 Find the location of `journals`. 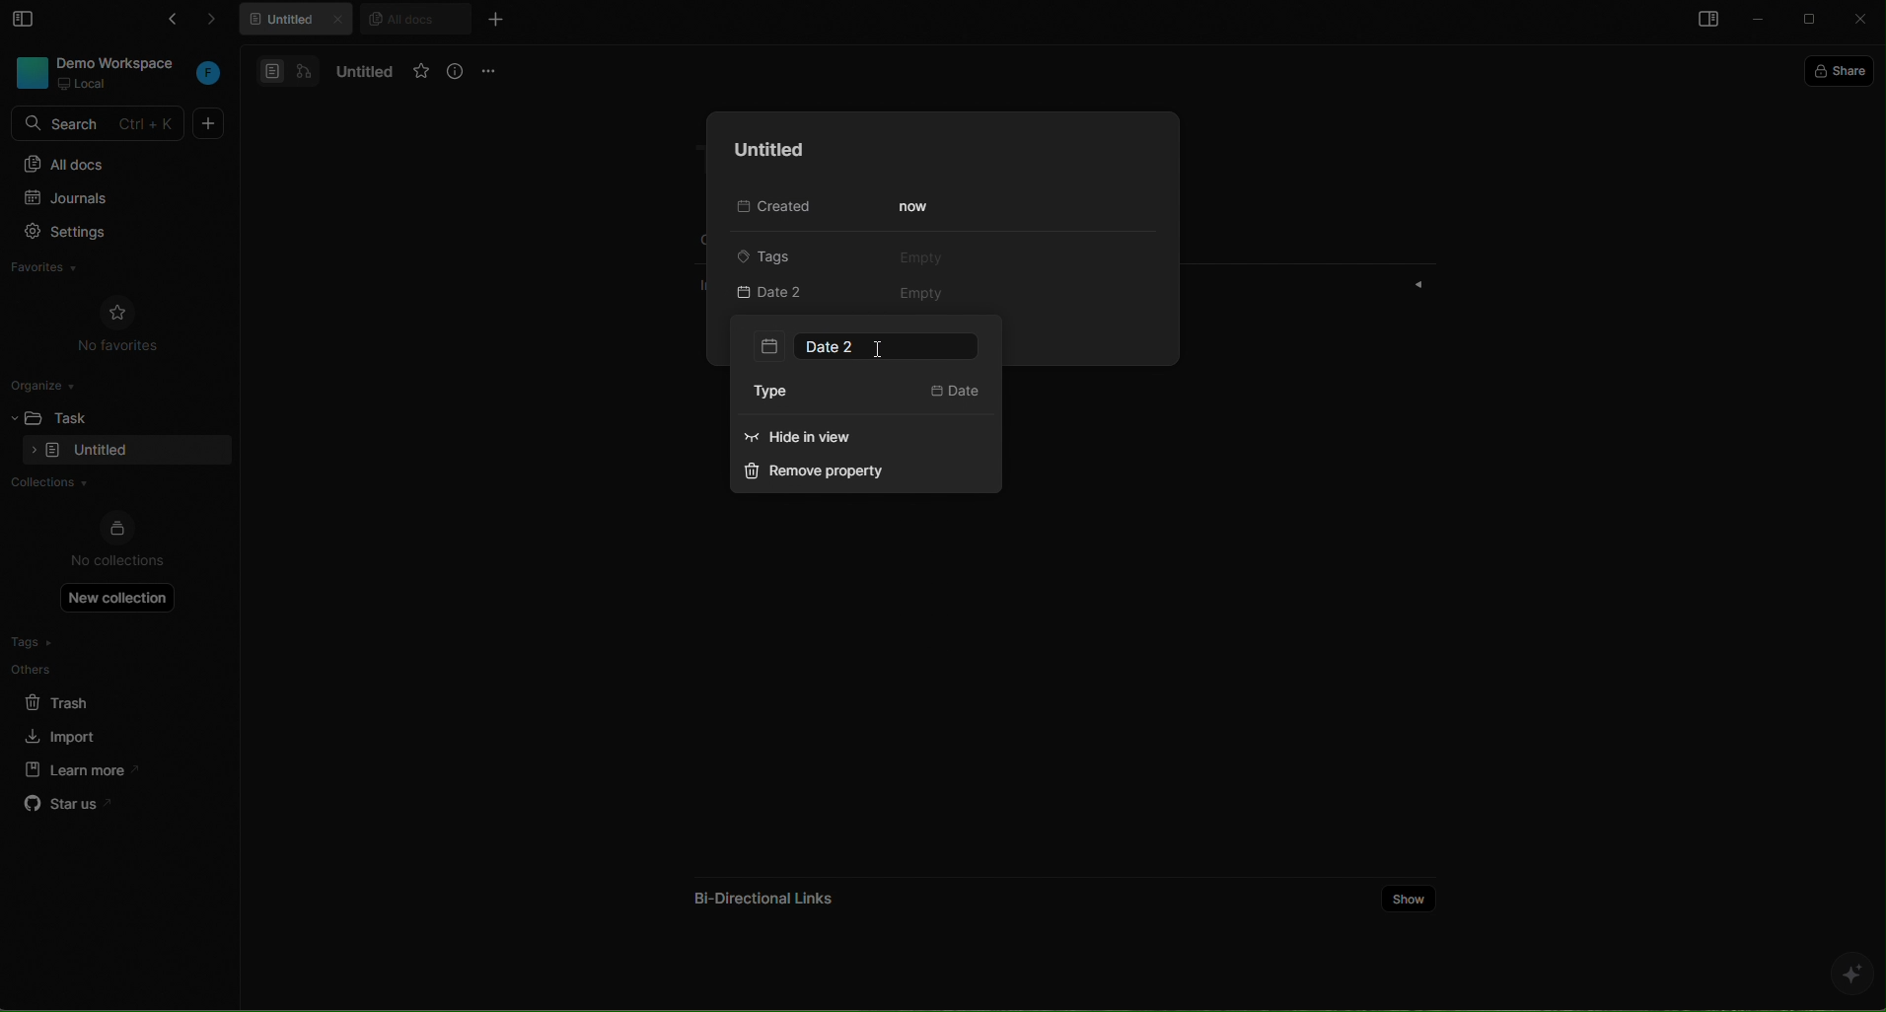

journals is located at coordinates (106, 200).